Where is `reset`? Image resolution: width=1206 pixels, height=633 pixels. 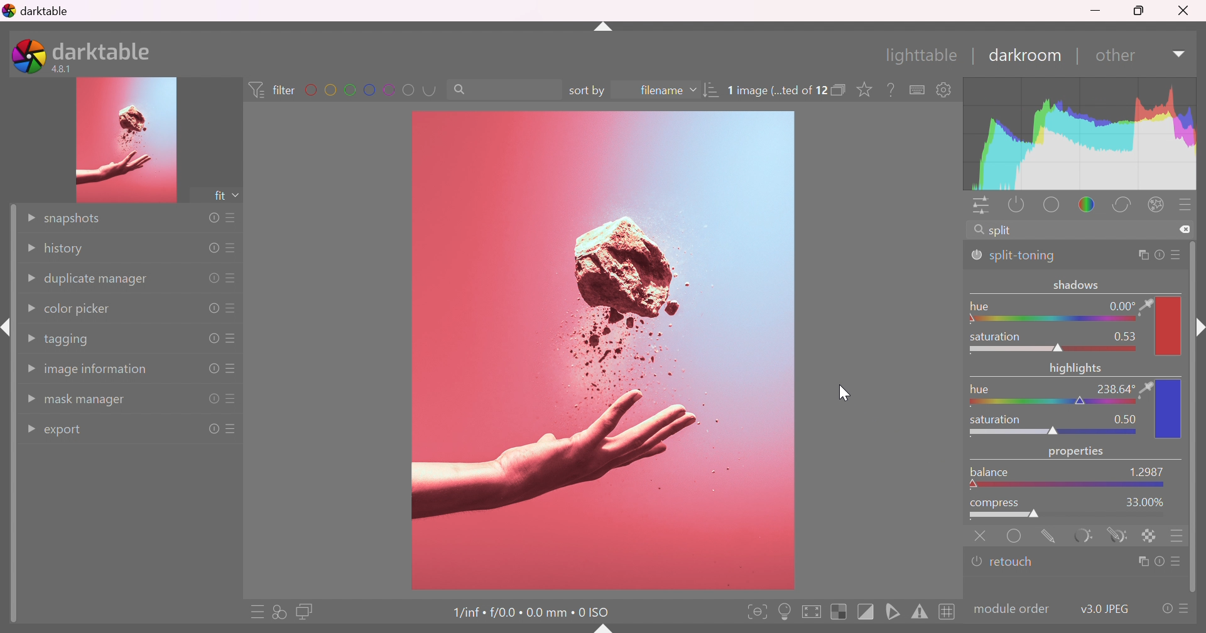
reset is located at coordinates (213, 248).